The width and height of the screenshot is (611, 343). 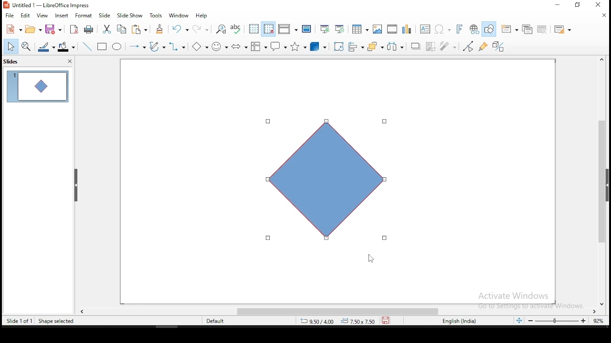 I want to click on connectors, so click(x=178, y=47).